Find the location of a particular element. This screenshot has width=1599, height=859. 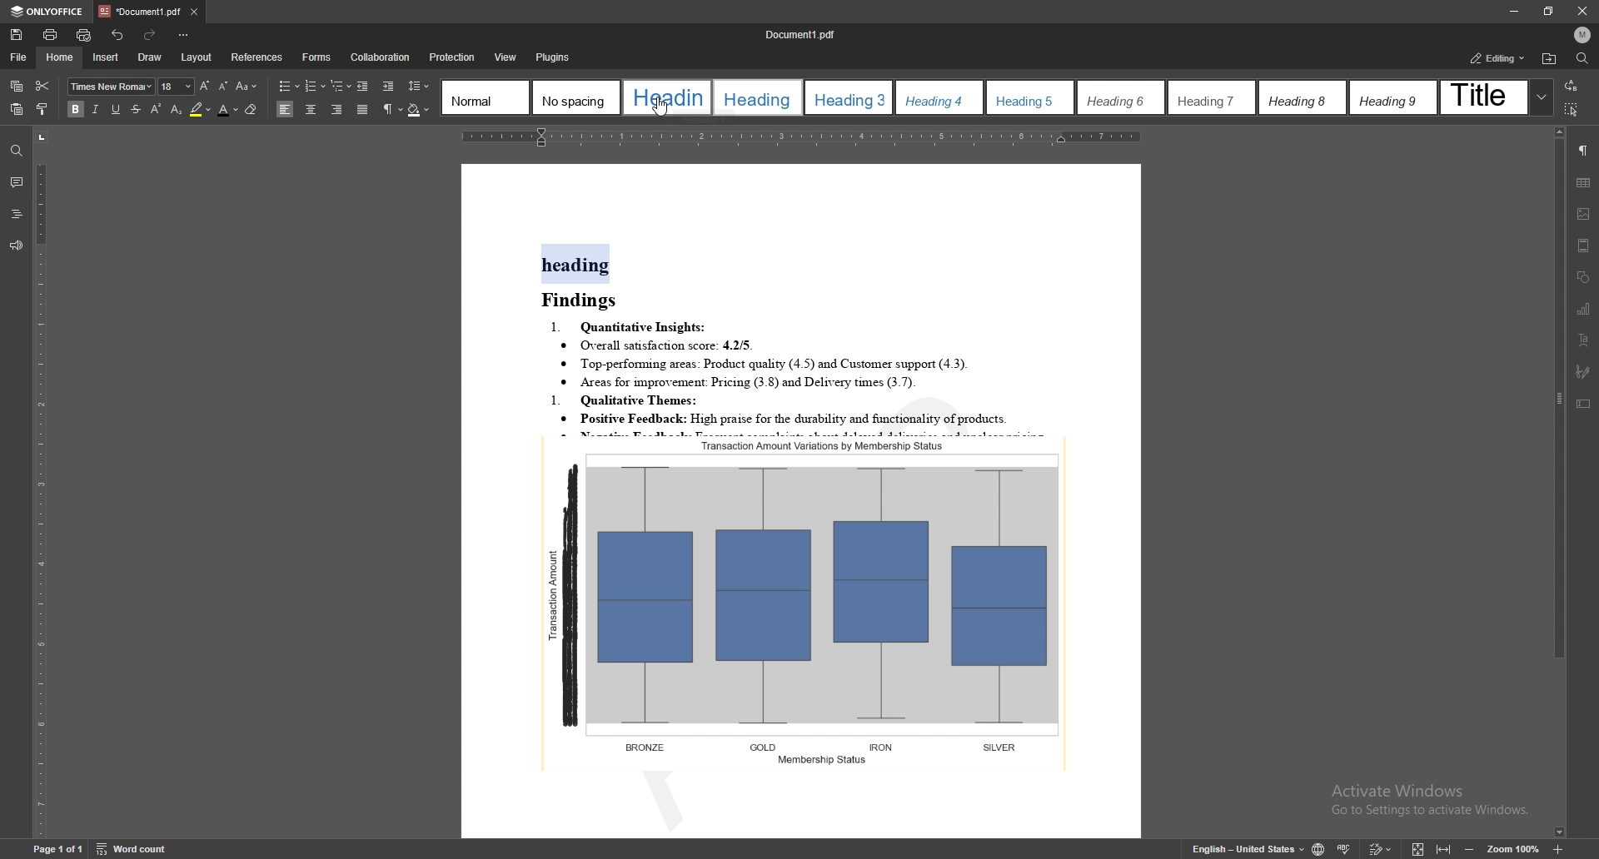

comment is located at coordinates (16, 182).